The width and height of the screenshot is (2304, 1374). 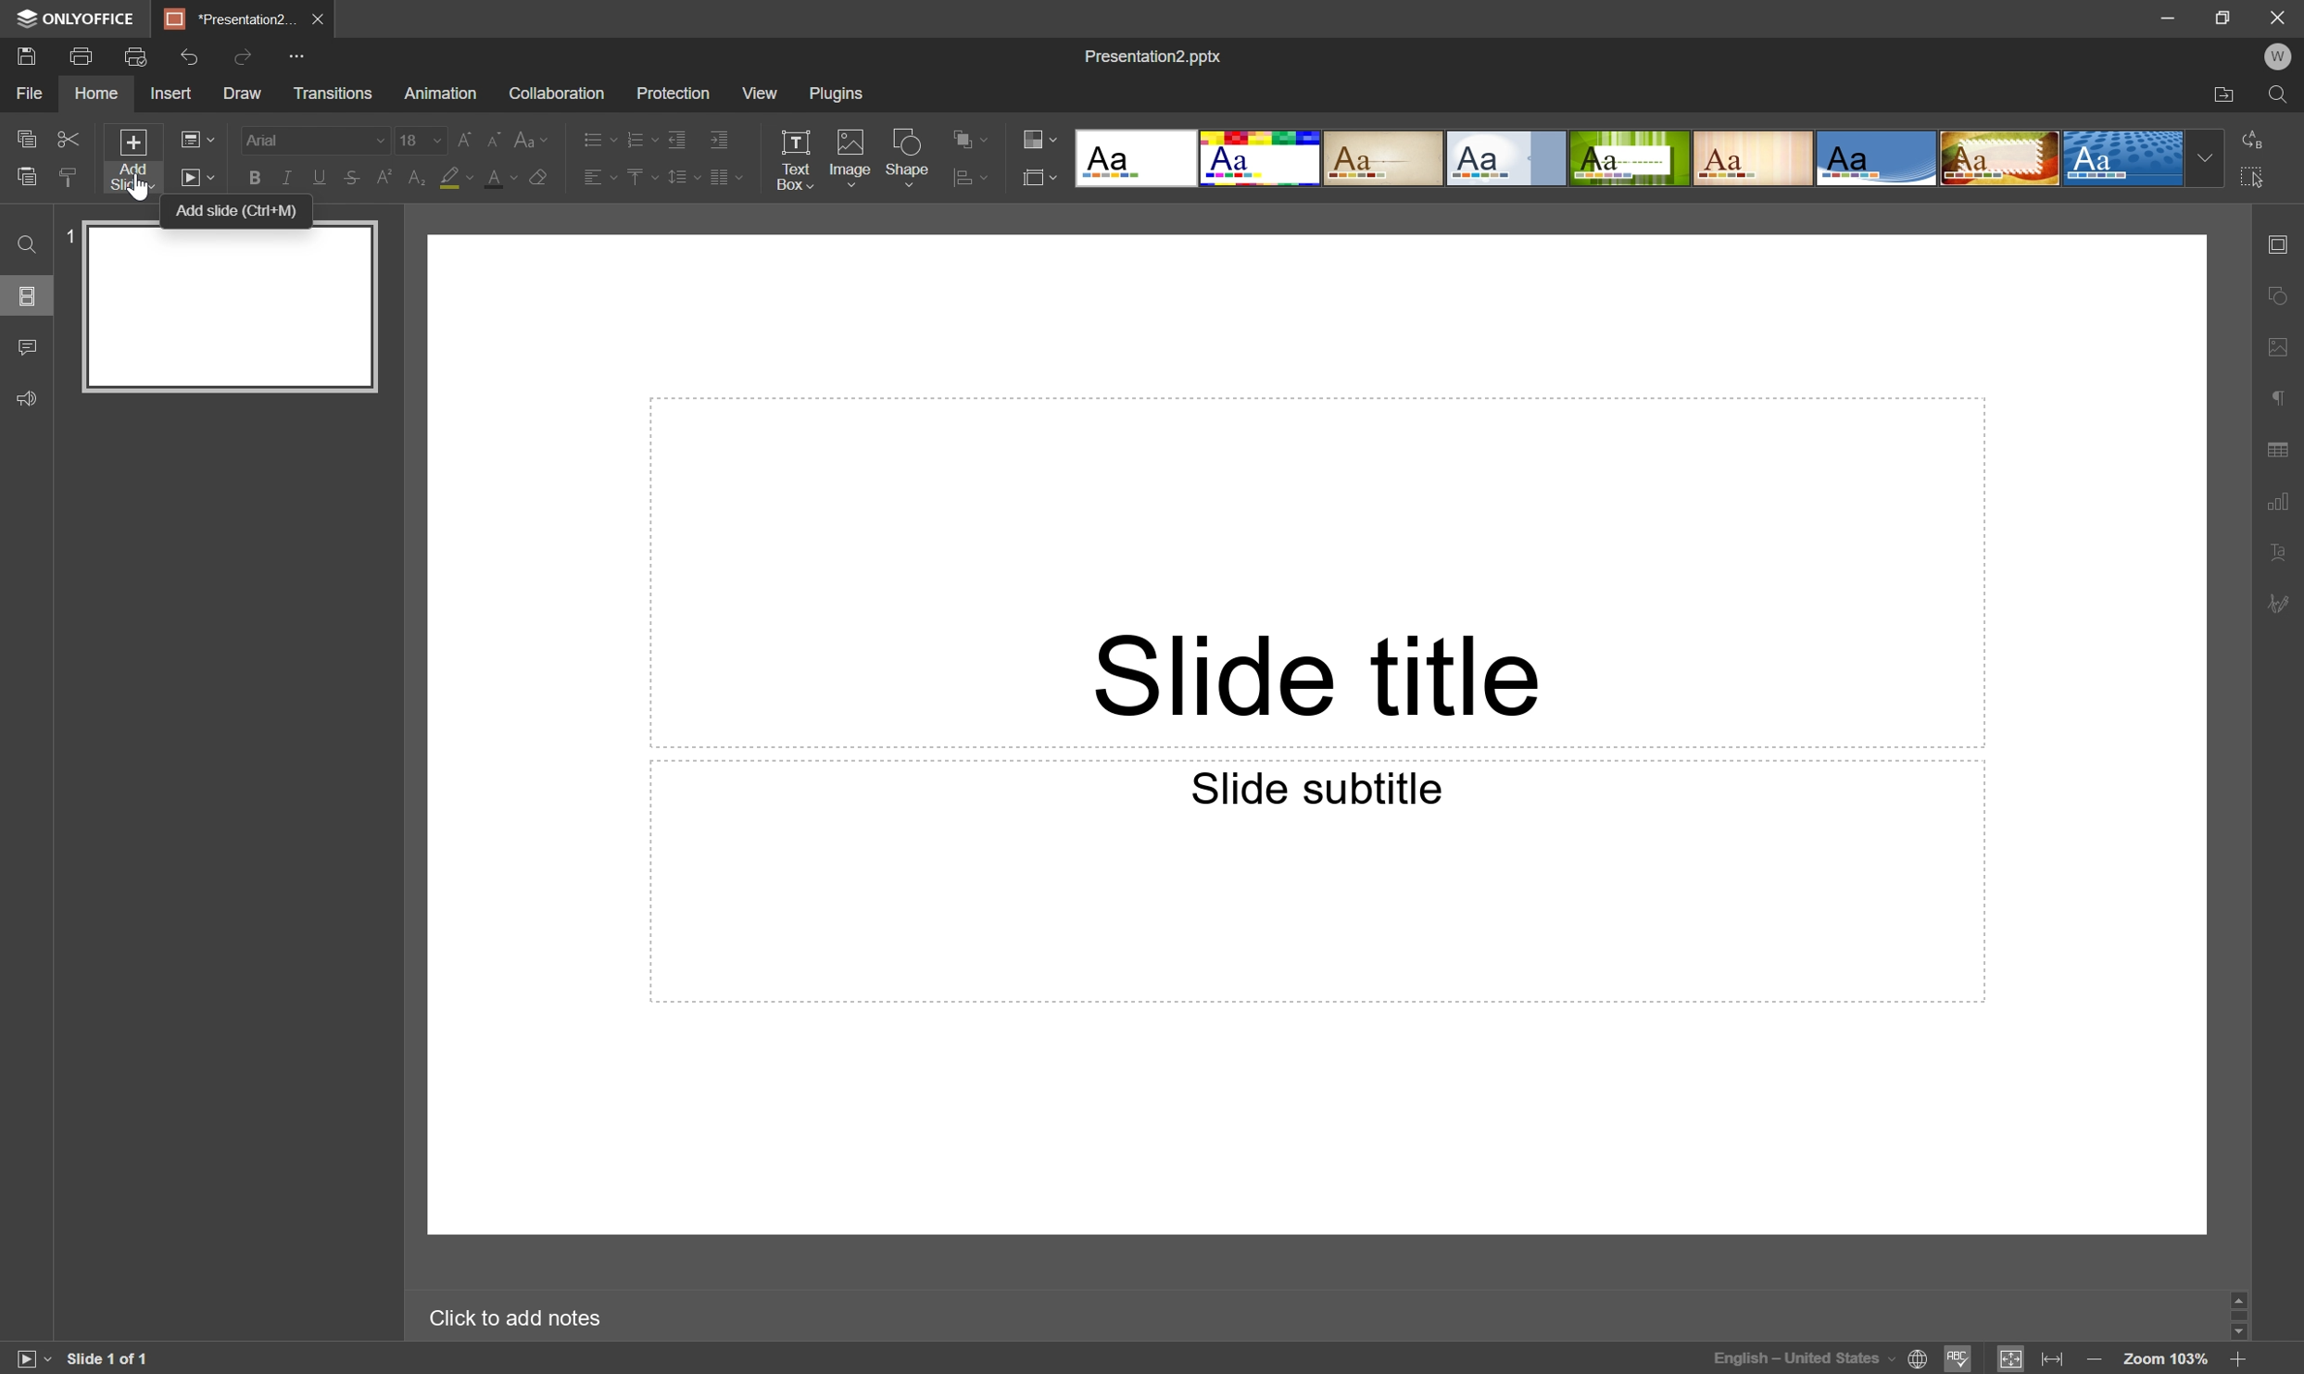 What do you see at coordinates (418, 135) in the screenshot?
I see `18` at bounding box center [418, 135].